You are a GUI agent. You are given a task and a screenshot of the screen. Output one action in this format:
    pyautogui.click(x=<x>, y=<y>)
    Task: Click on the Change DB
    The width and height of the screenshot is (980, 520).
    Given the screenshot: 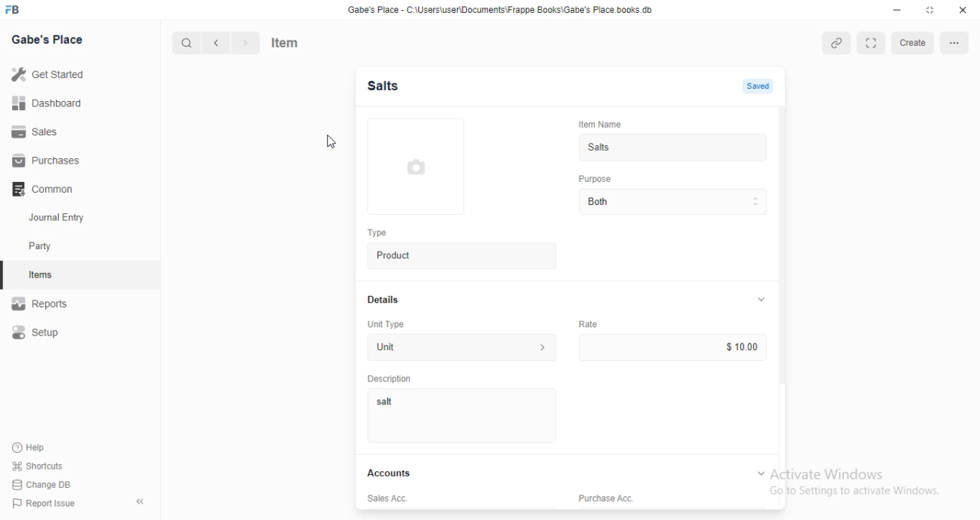 What is the action you would take?
    pyautogui.click(x=46, y=483)
    